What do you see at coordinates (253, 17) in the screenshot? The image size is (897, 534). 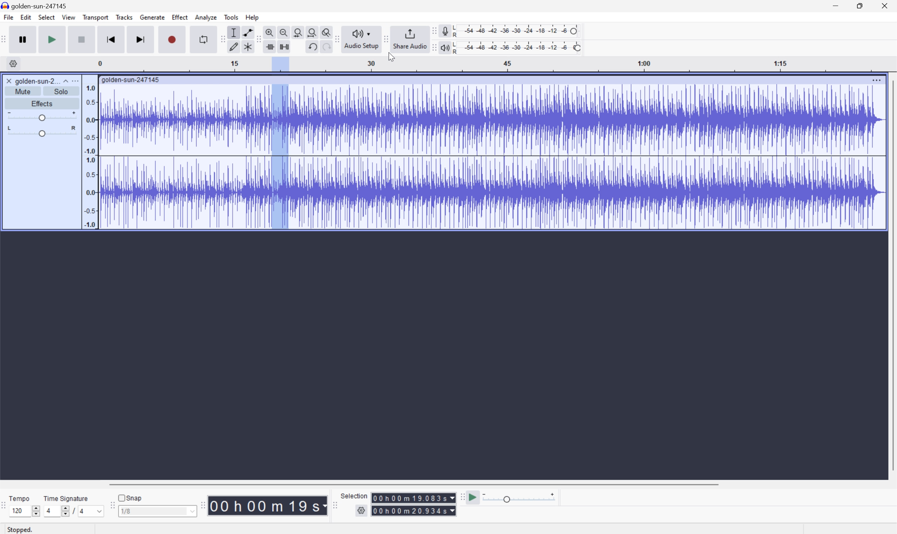 I see `Help` at bounding box center [253, 17].